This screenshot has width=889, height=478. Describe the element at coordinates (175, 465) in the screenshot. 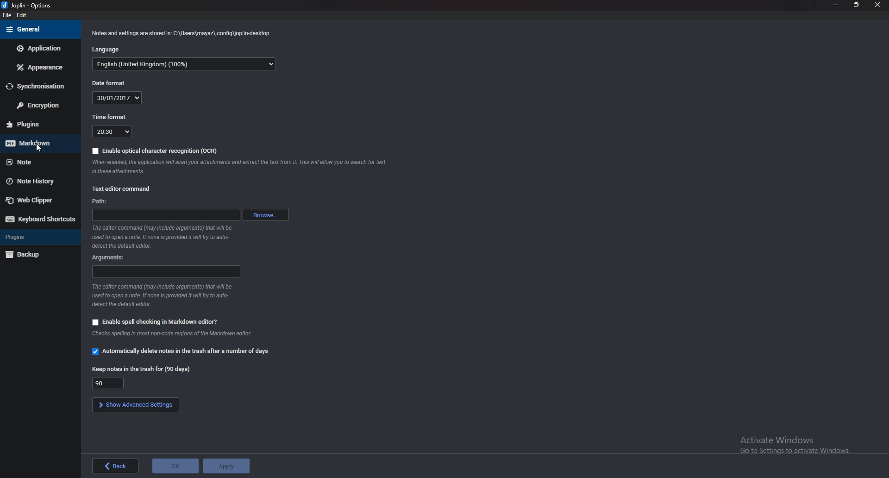

I see `ok` at that location.